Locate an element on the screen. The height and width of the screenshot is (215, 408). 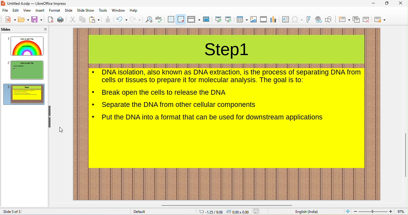
logo is located at coordinates (3, 3).